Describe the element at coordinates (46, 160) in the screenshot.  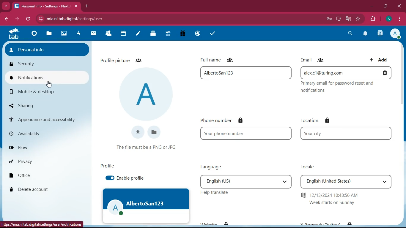
I see `privacy` at that location.